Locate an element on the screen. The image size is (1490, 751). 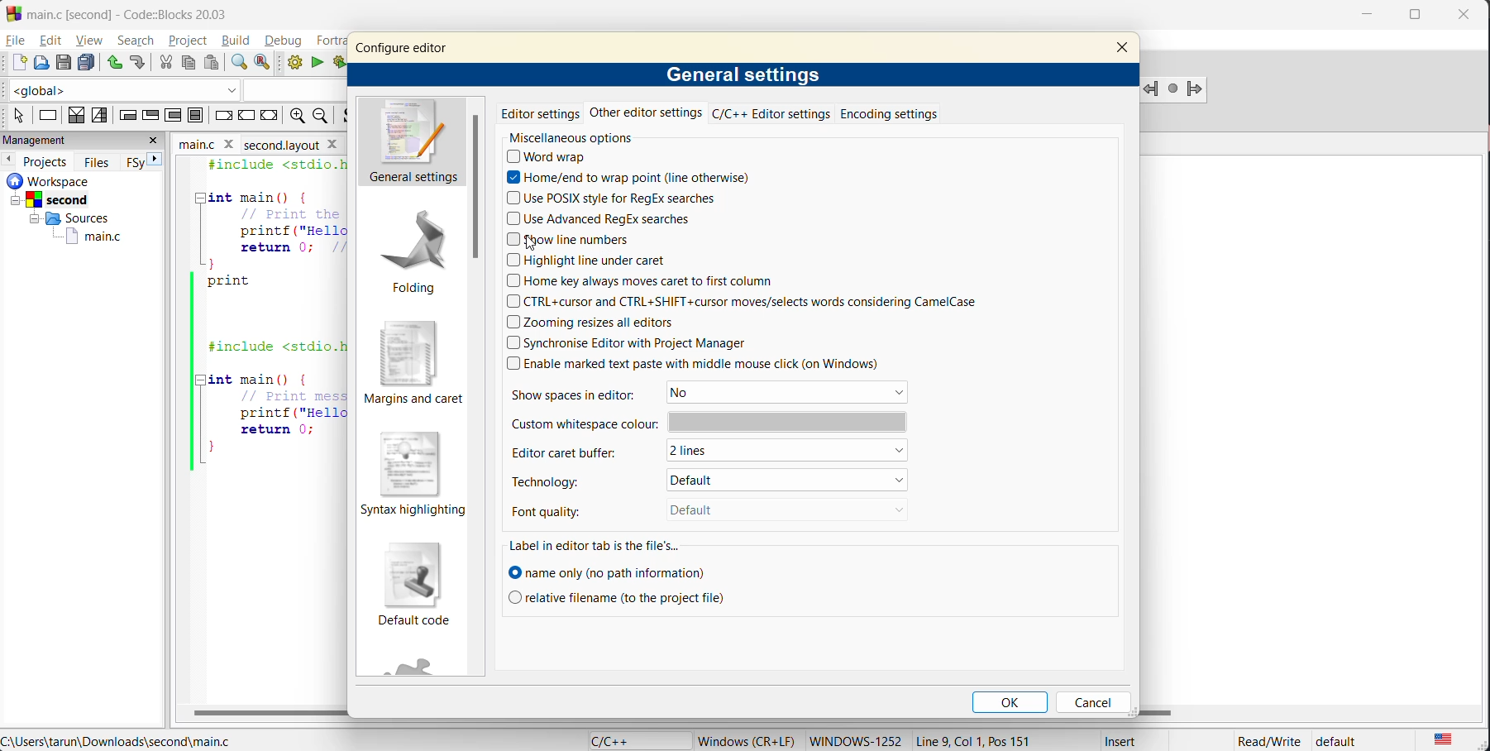
main is located at coordinates (193, 143).